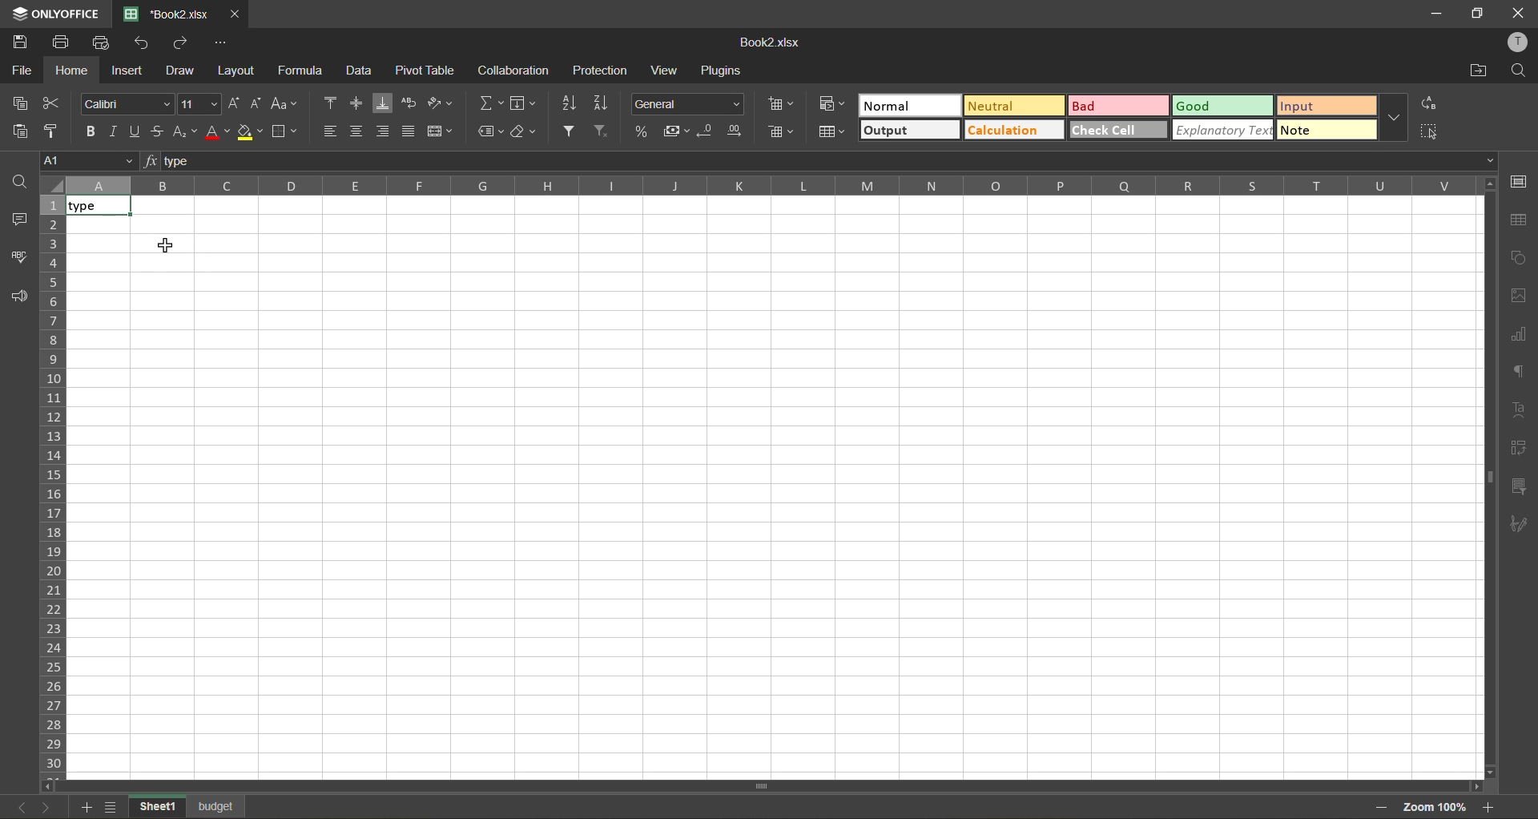 The width and height of the screenshot is (1538, 819). I want to click on formula bar, so click(821, 159).